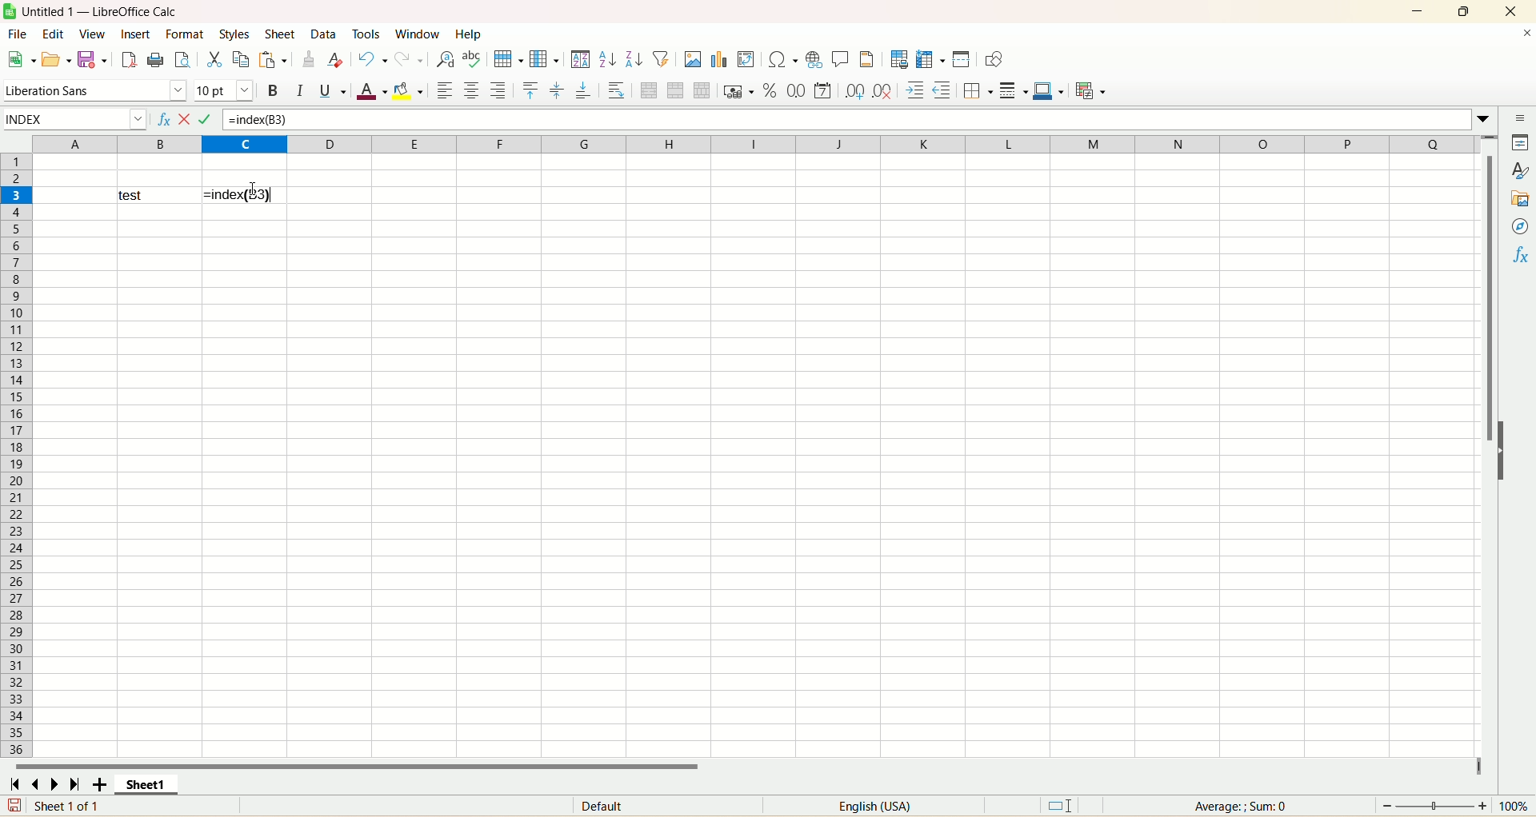  I want to click on function wizard, so click(162, 120).